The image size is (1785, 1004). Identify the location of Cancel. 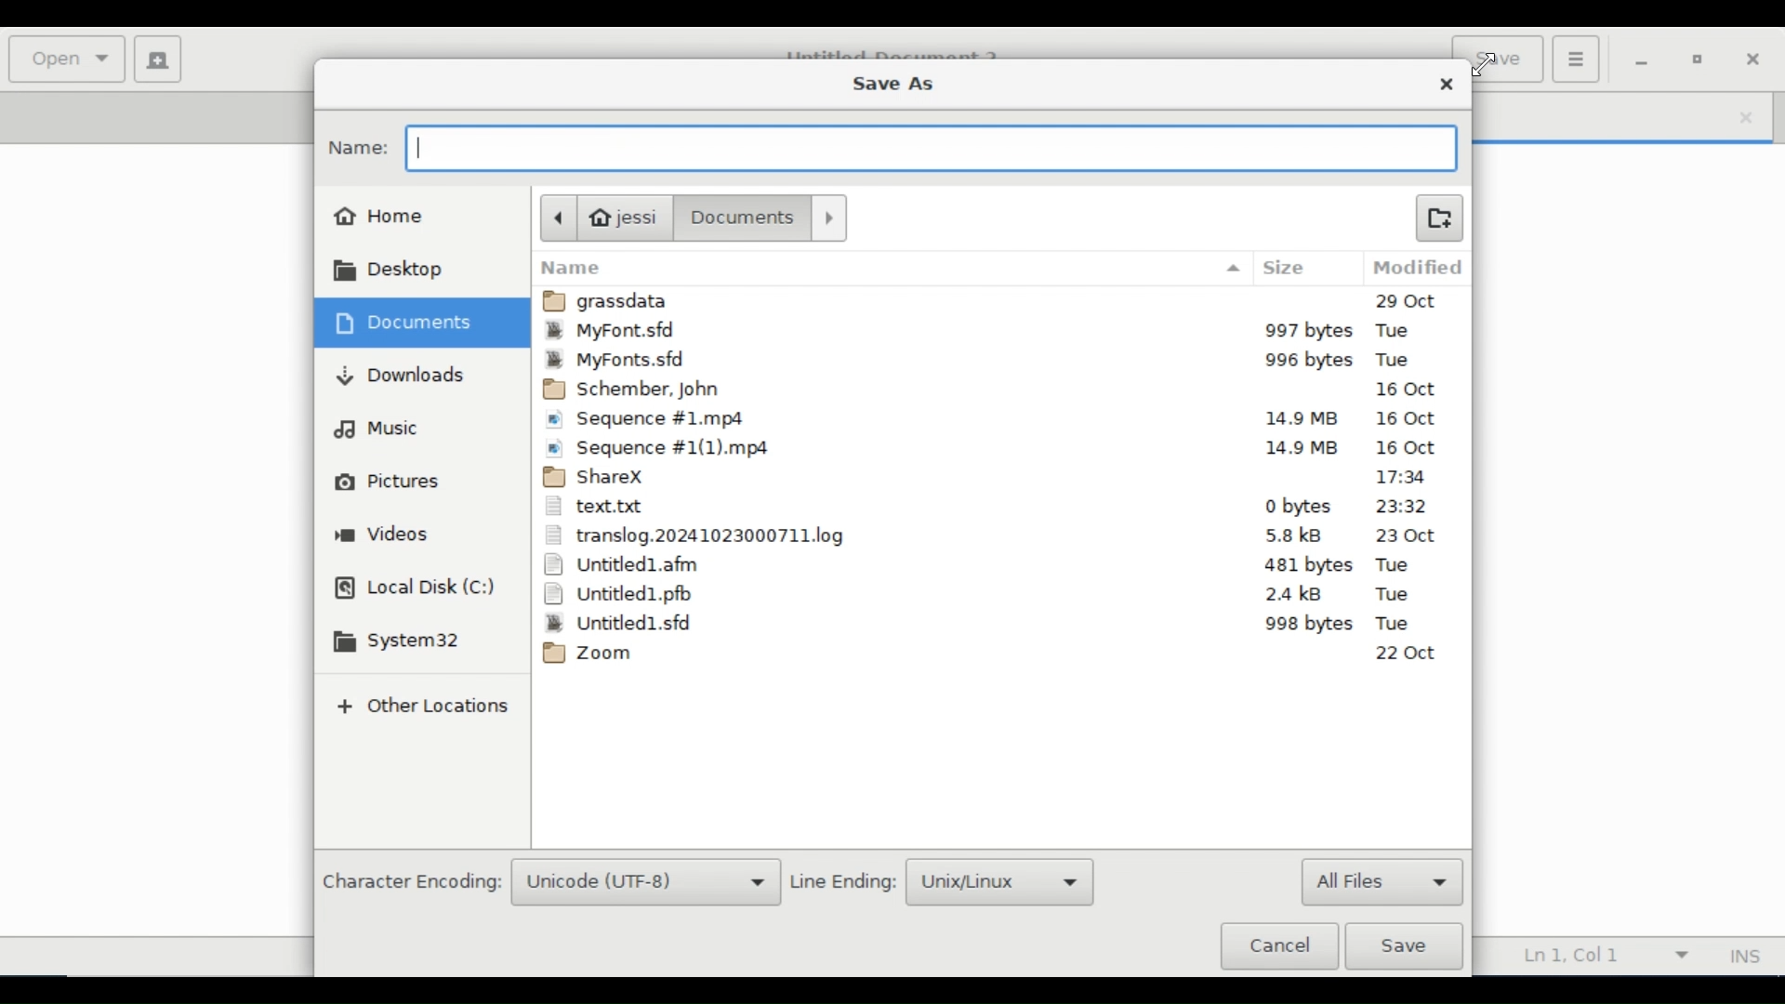
(1278, 946).